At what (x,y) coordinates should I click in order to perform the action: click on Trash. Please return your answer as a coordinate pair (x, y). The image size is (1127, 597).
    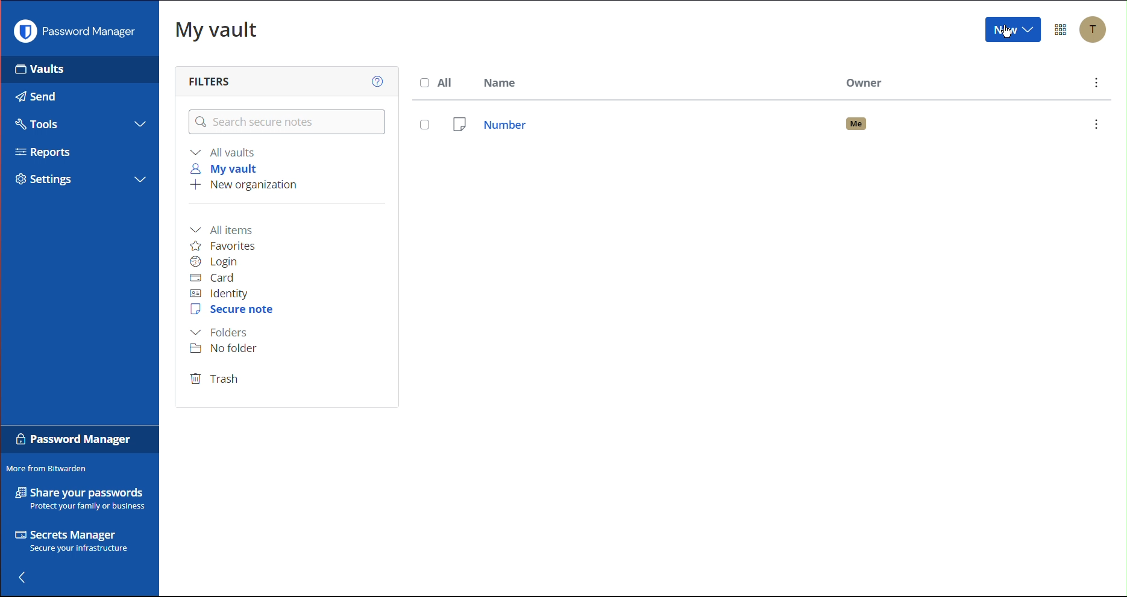
    Looking at the image, I should click on (215, 380).